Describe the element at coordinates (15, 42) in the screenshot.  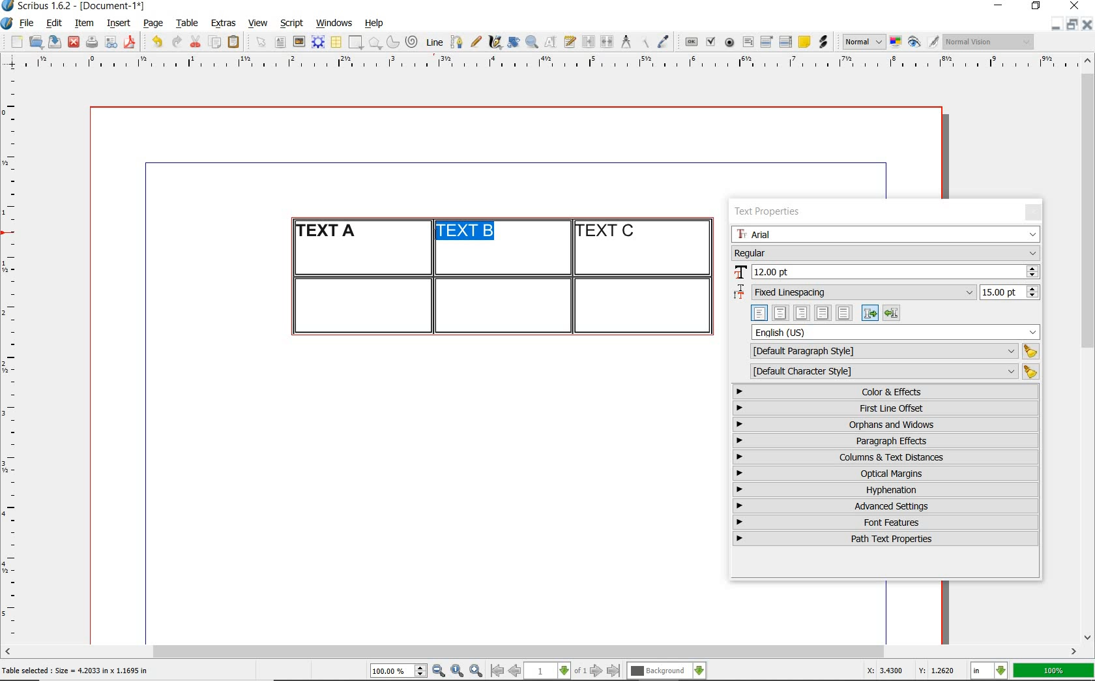
I see `new` at that location.